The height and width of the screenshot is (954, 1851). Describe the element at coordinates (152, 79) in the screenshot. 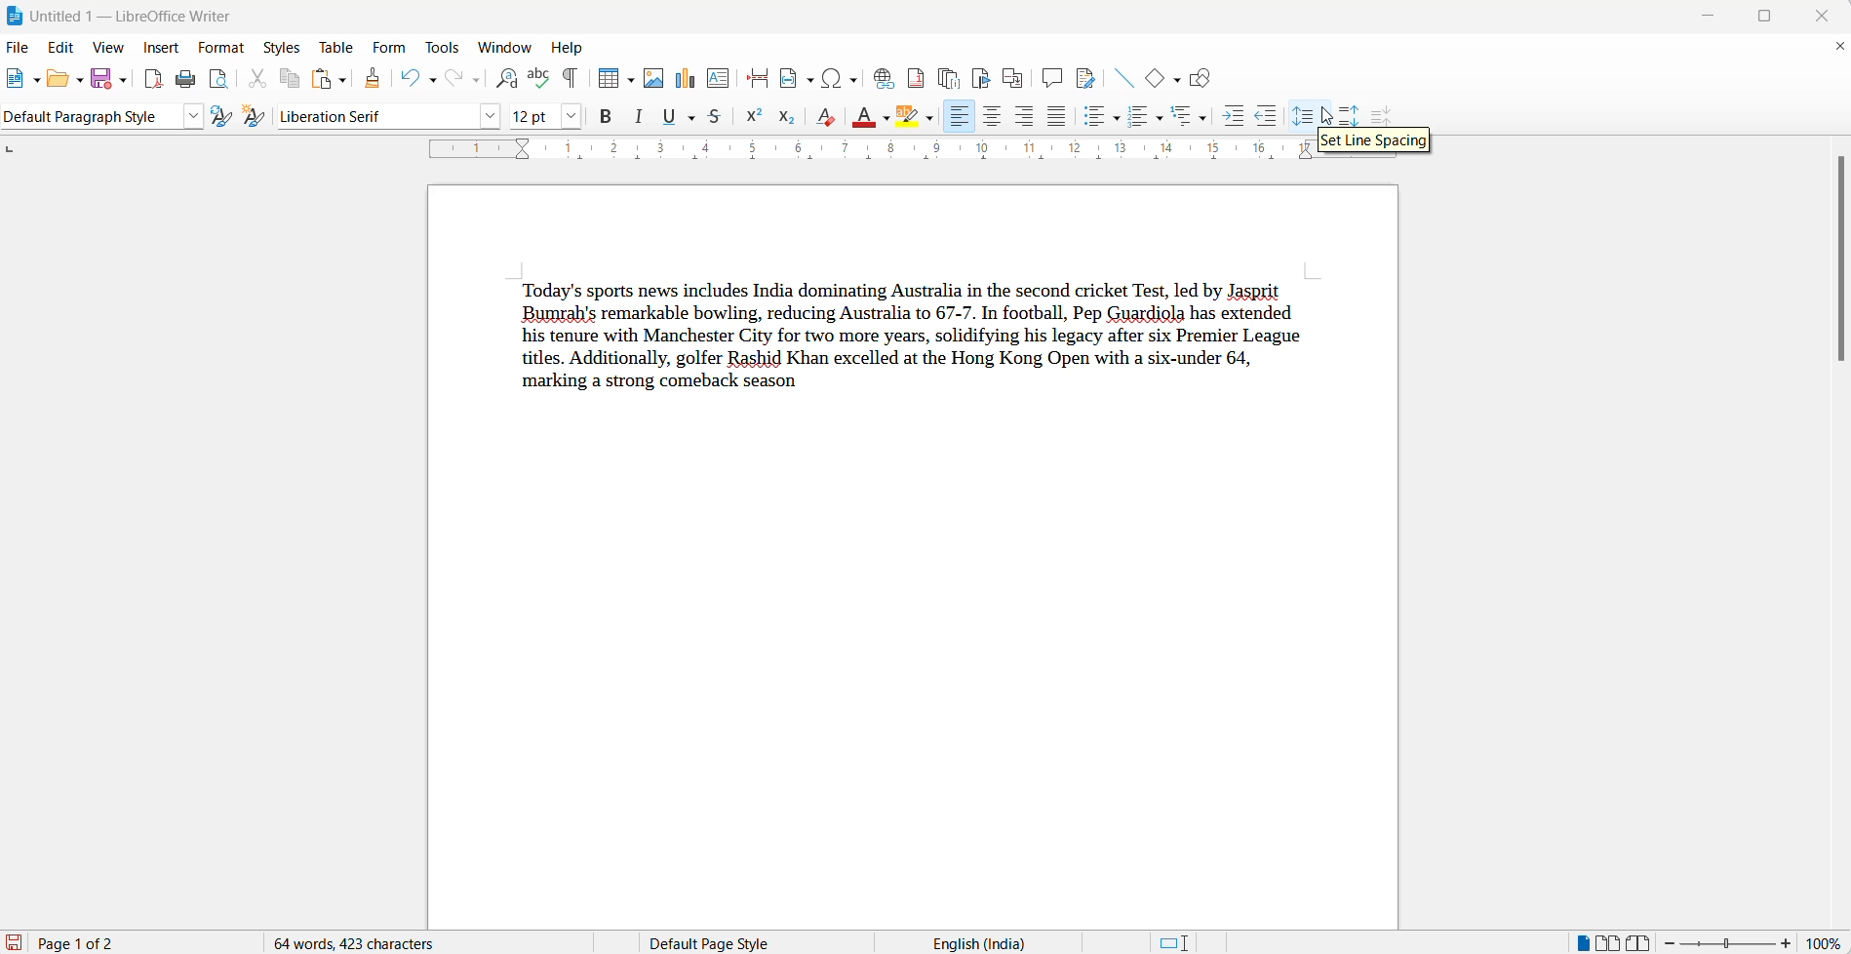

I see `export as pdf` at that location.